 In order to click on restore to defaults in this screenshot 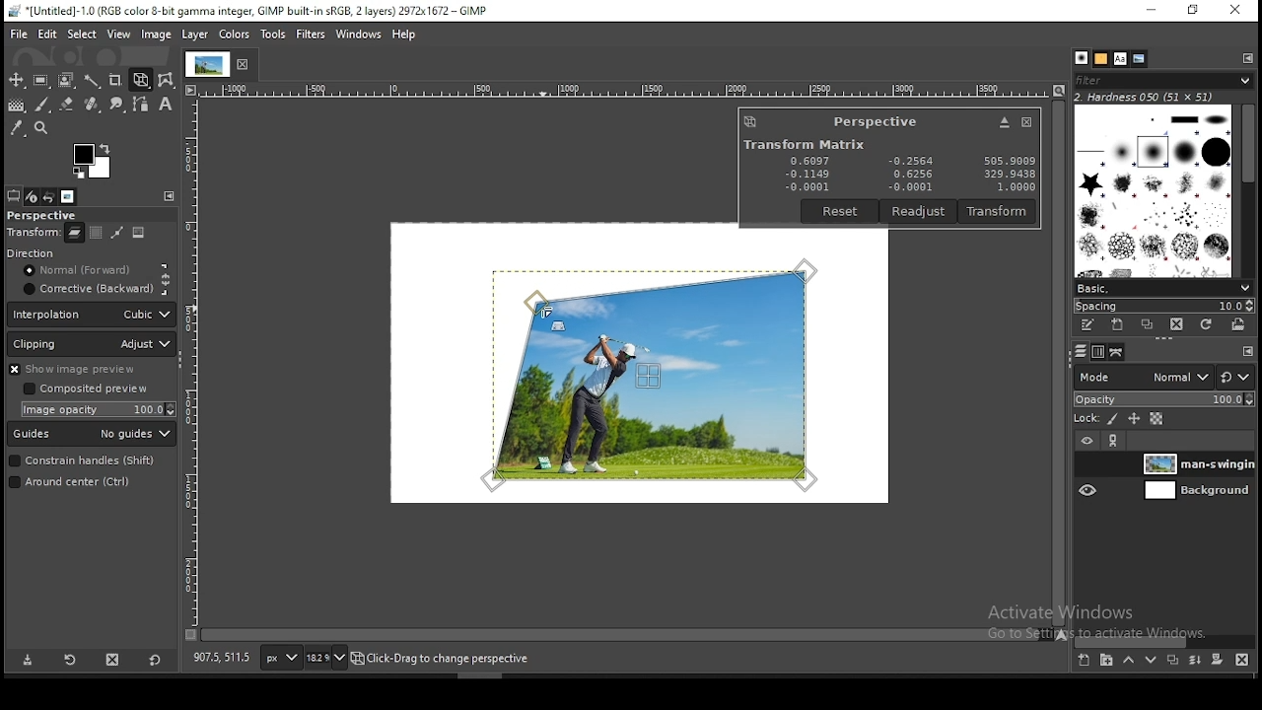, I will do `click(154, 659)`.